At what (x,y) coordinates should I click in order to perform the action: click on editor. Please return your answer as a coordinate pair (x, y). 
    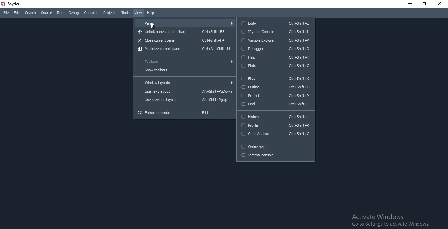
    Looking at the image, I should click on (276, 23).